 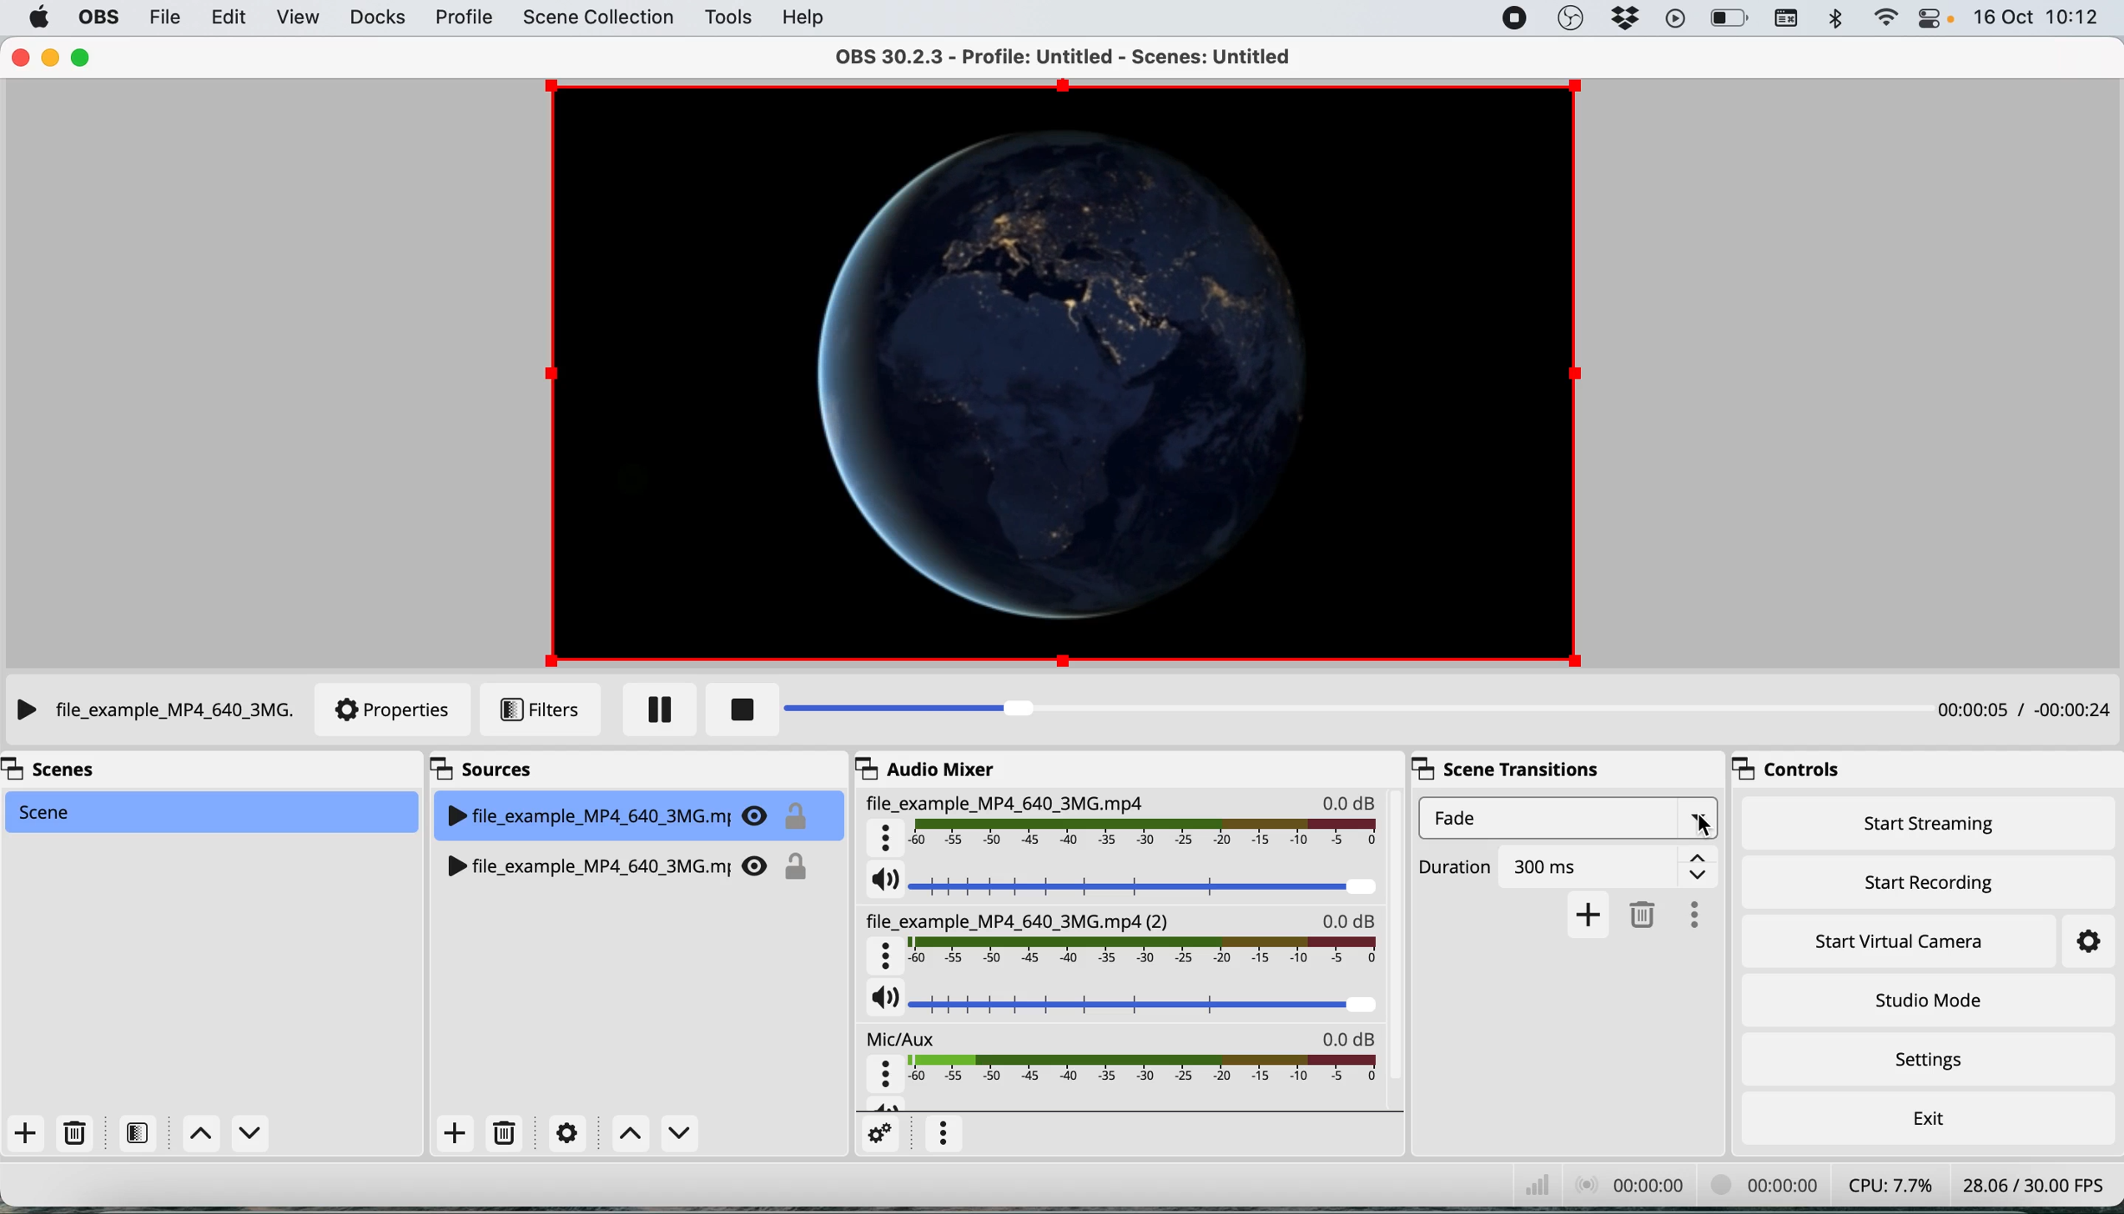 What do you see at coordinates (1930, 1121) in the screenshot?
I see `exit` at bounding box center [1930, 1121].